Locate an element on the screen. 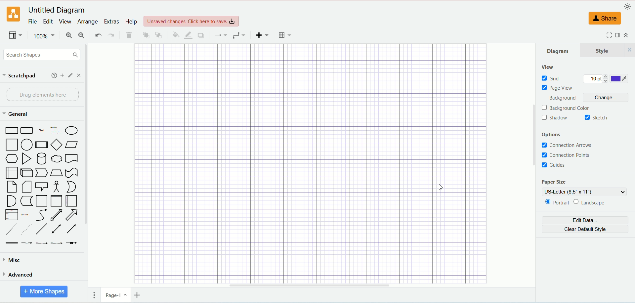 The width and height of the screenshot is (635, 303). delete is located at coordinates (129, 36).